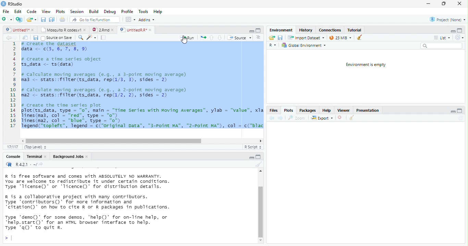 The width and height of the screenshot is (468, 246). I want to click on Refresh, so click(461, 118).